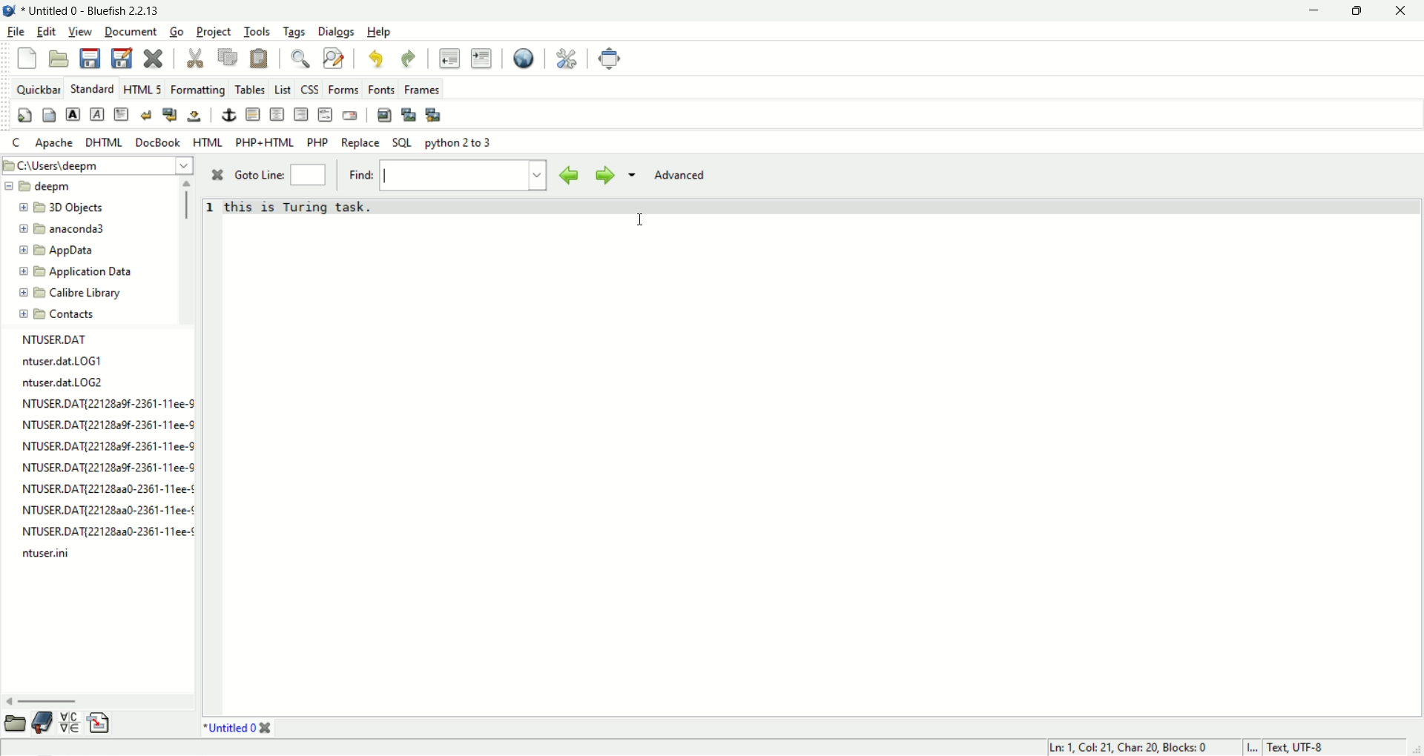  I want to click on indent, so click(481, 59).